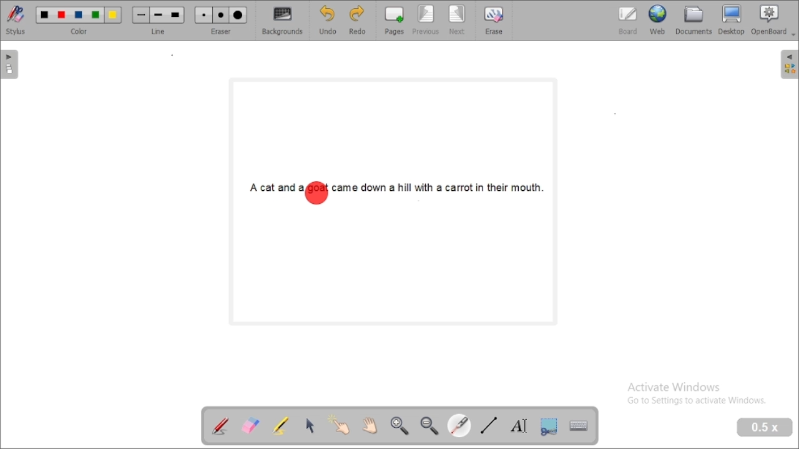 The height and width of the screenshot is (449, 799). I want to click on stylus, so click(16, 21).